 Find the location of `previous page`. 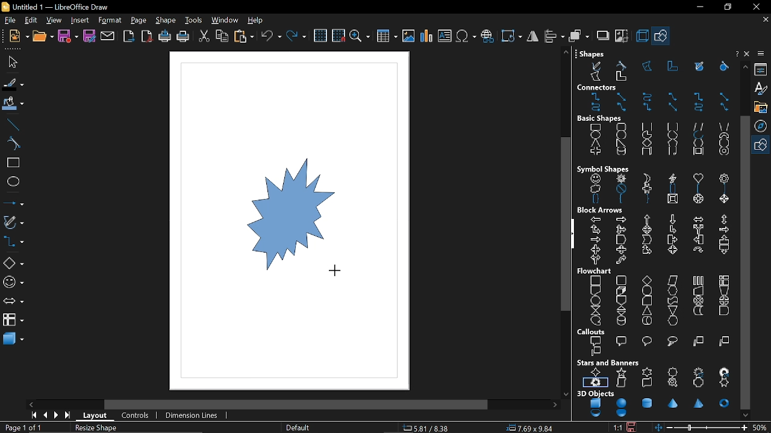

previous page is located at coordinates (45, 416).